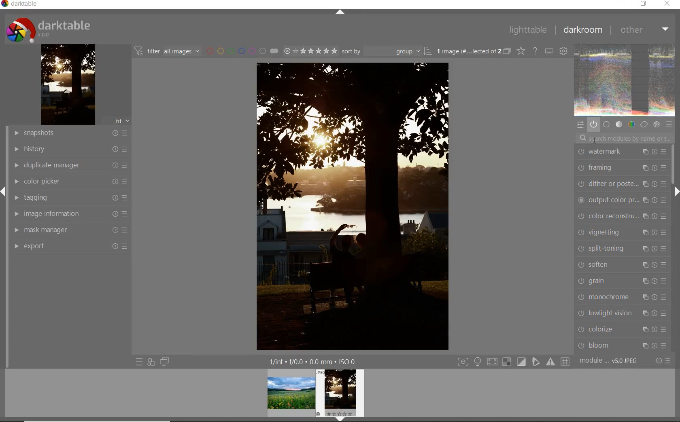  What do you see at coordinates (513, 363) in the screenshot?
I see `toggle modes` at bounding box center [513, 363].